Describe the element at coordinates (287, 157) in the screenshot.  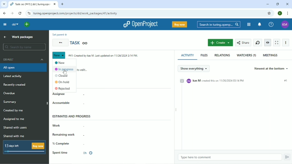
I see `Submit comment` at that location.